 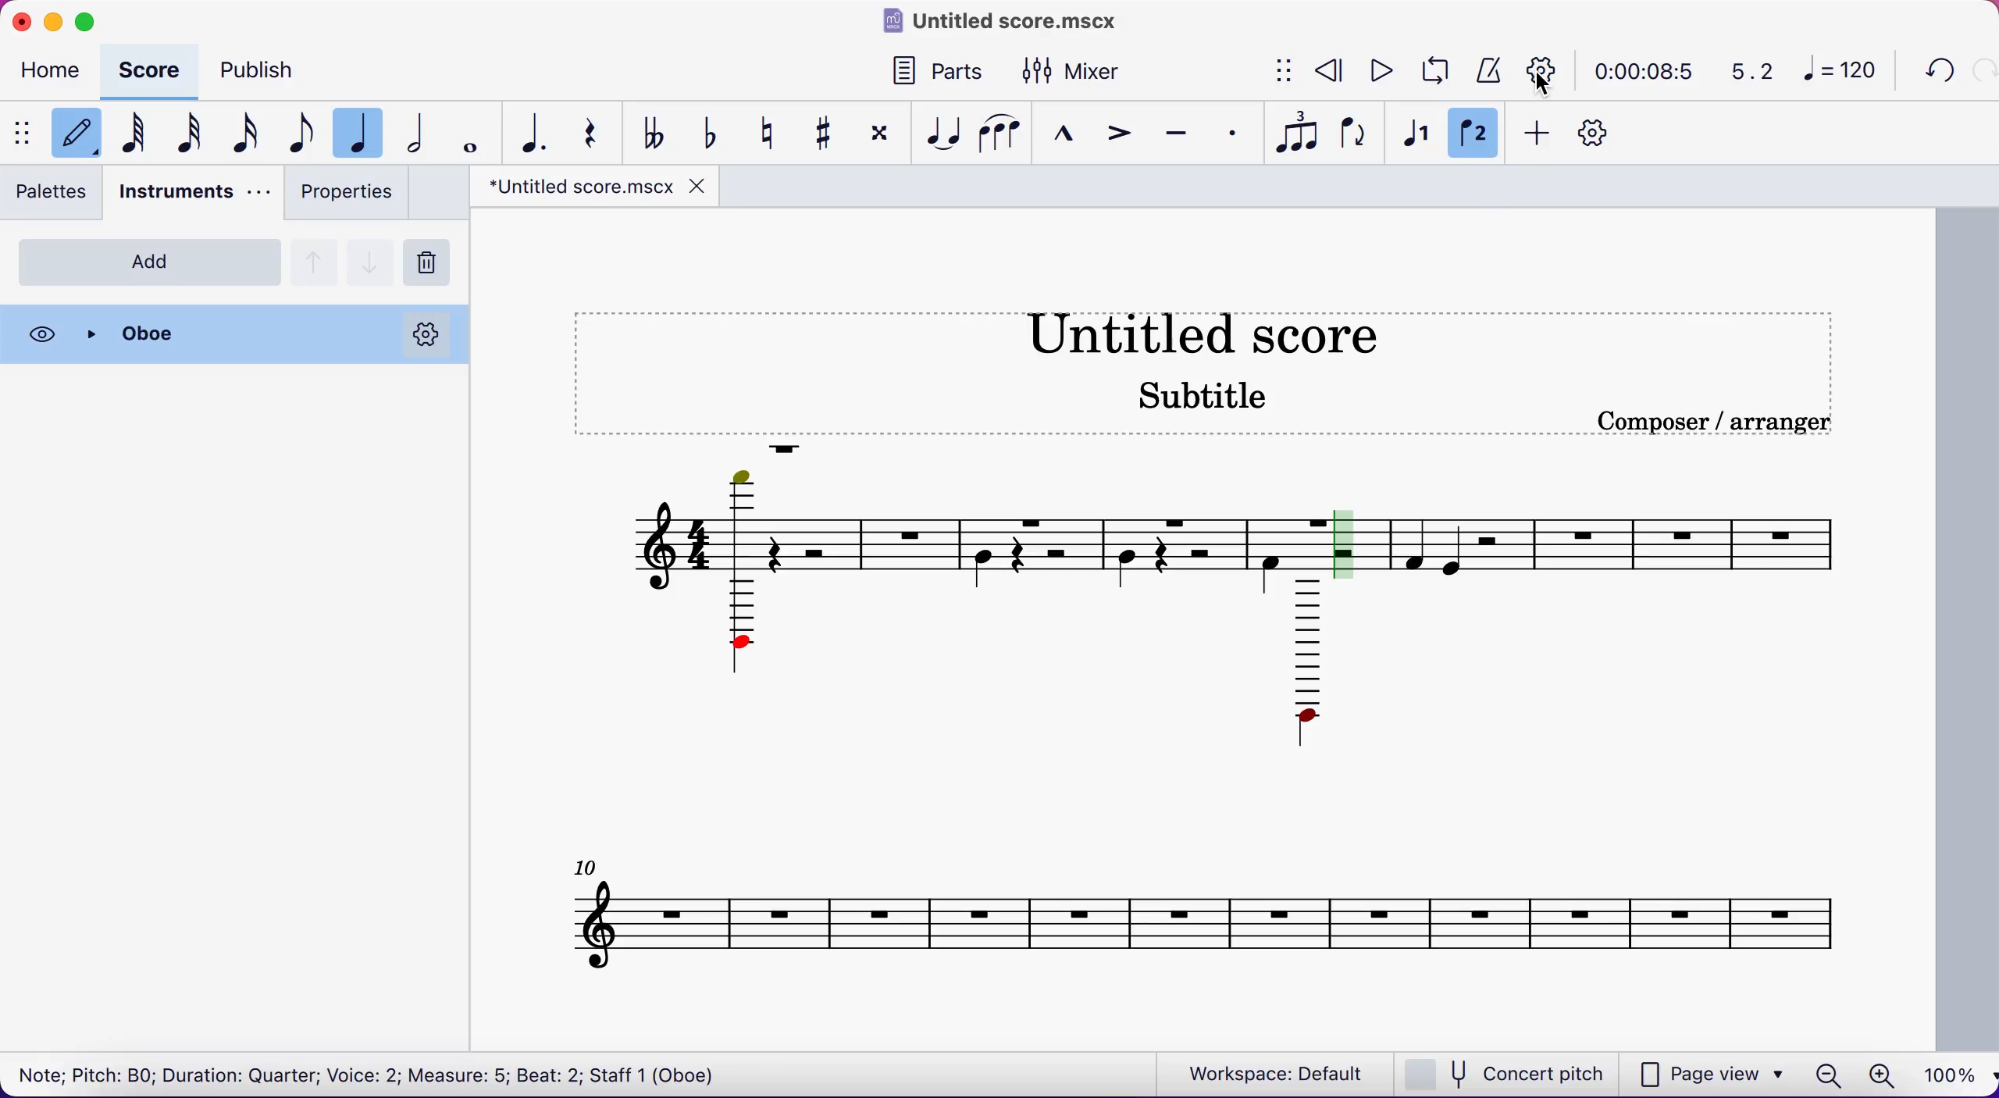 What do you see at coordinates (345, 196) in the screenshot?
I see `properties` at bounding box center [345, 196].